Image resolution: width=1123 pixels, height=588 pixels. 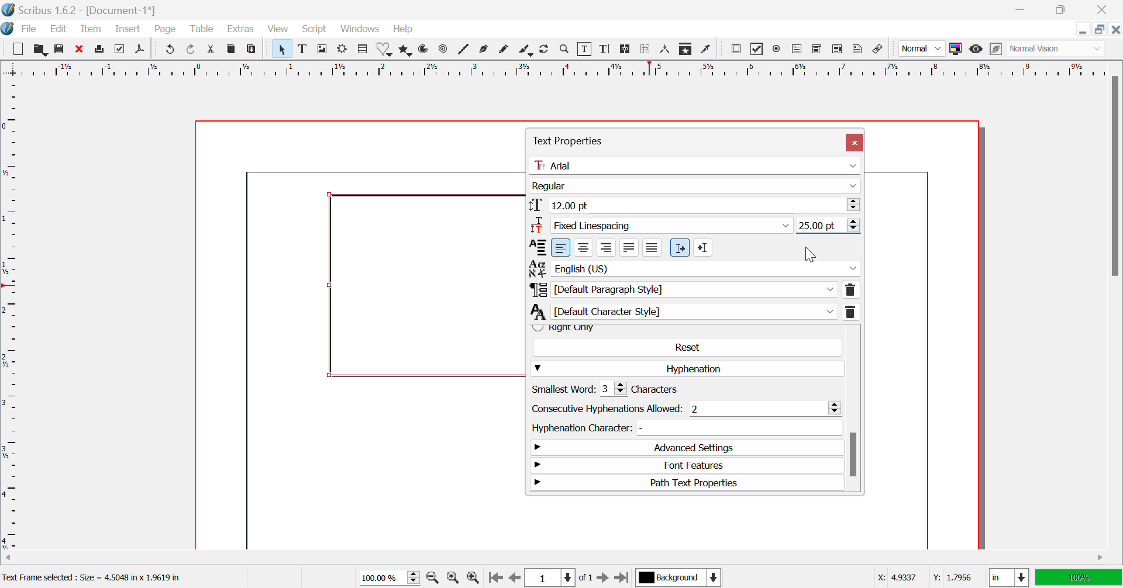 What do you see at coordinates (495, 577) in the screenshot?
I see `First Page` at bounding box center [495, 577].